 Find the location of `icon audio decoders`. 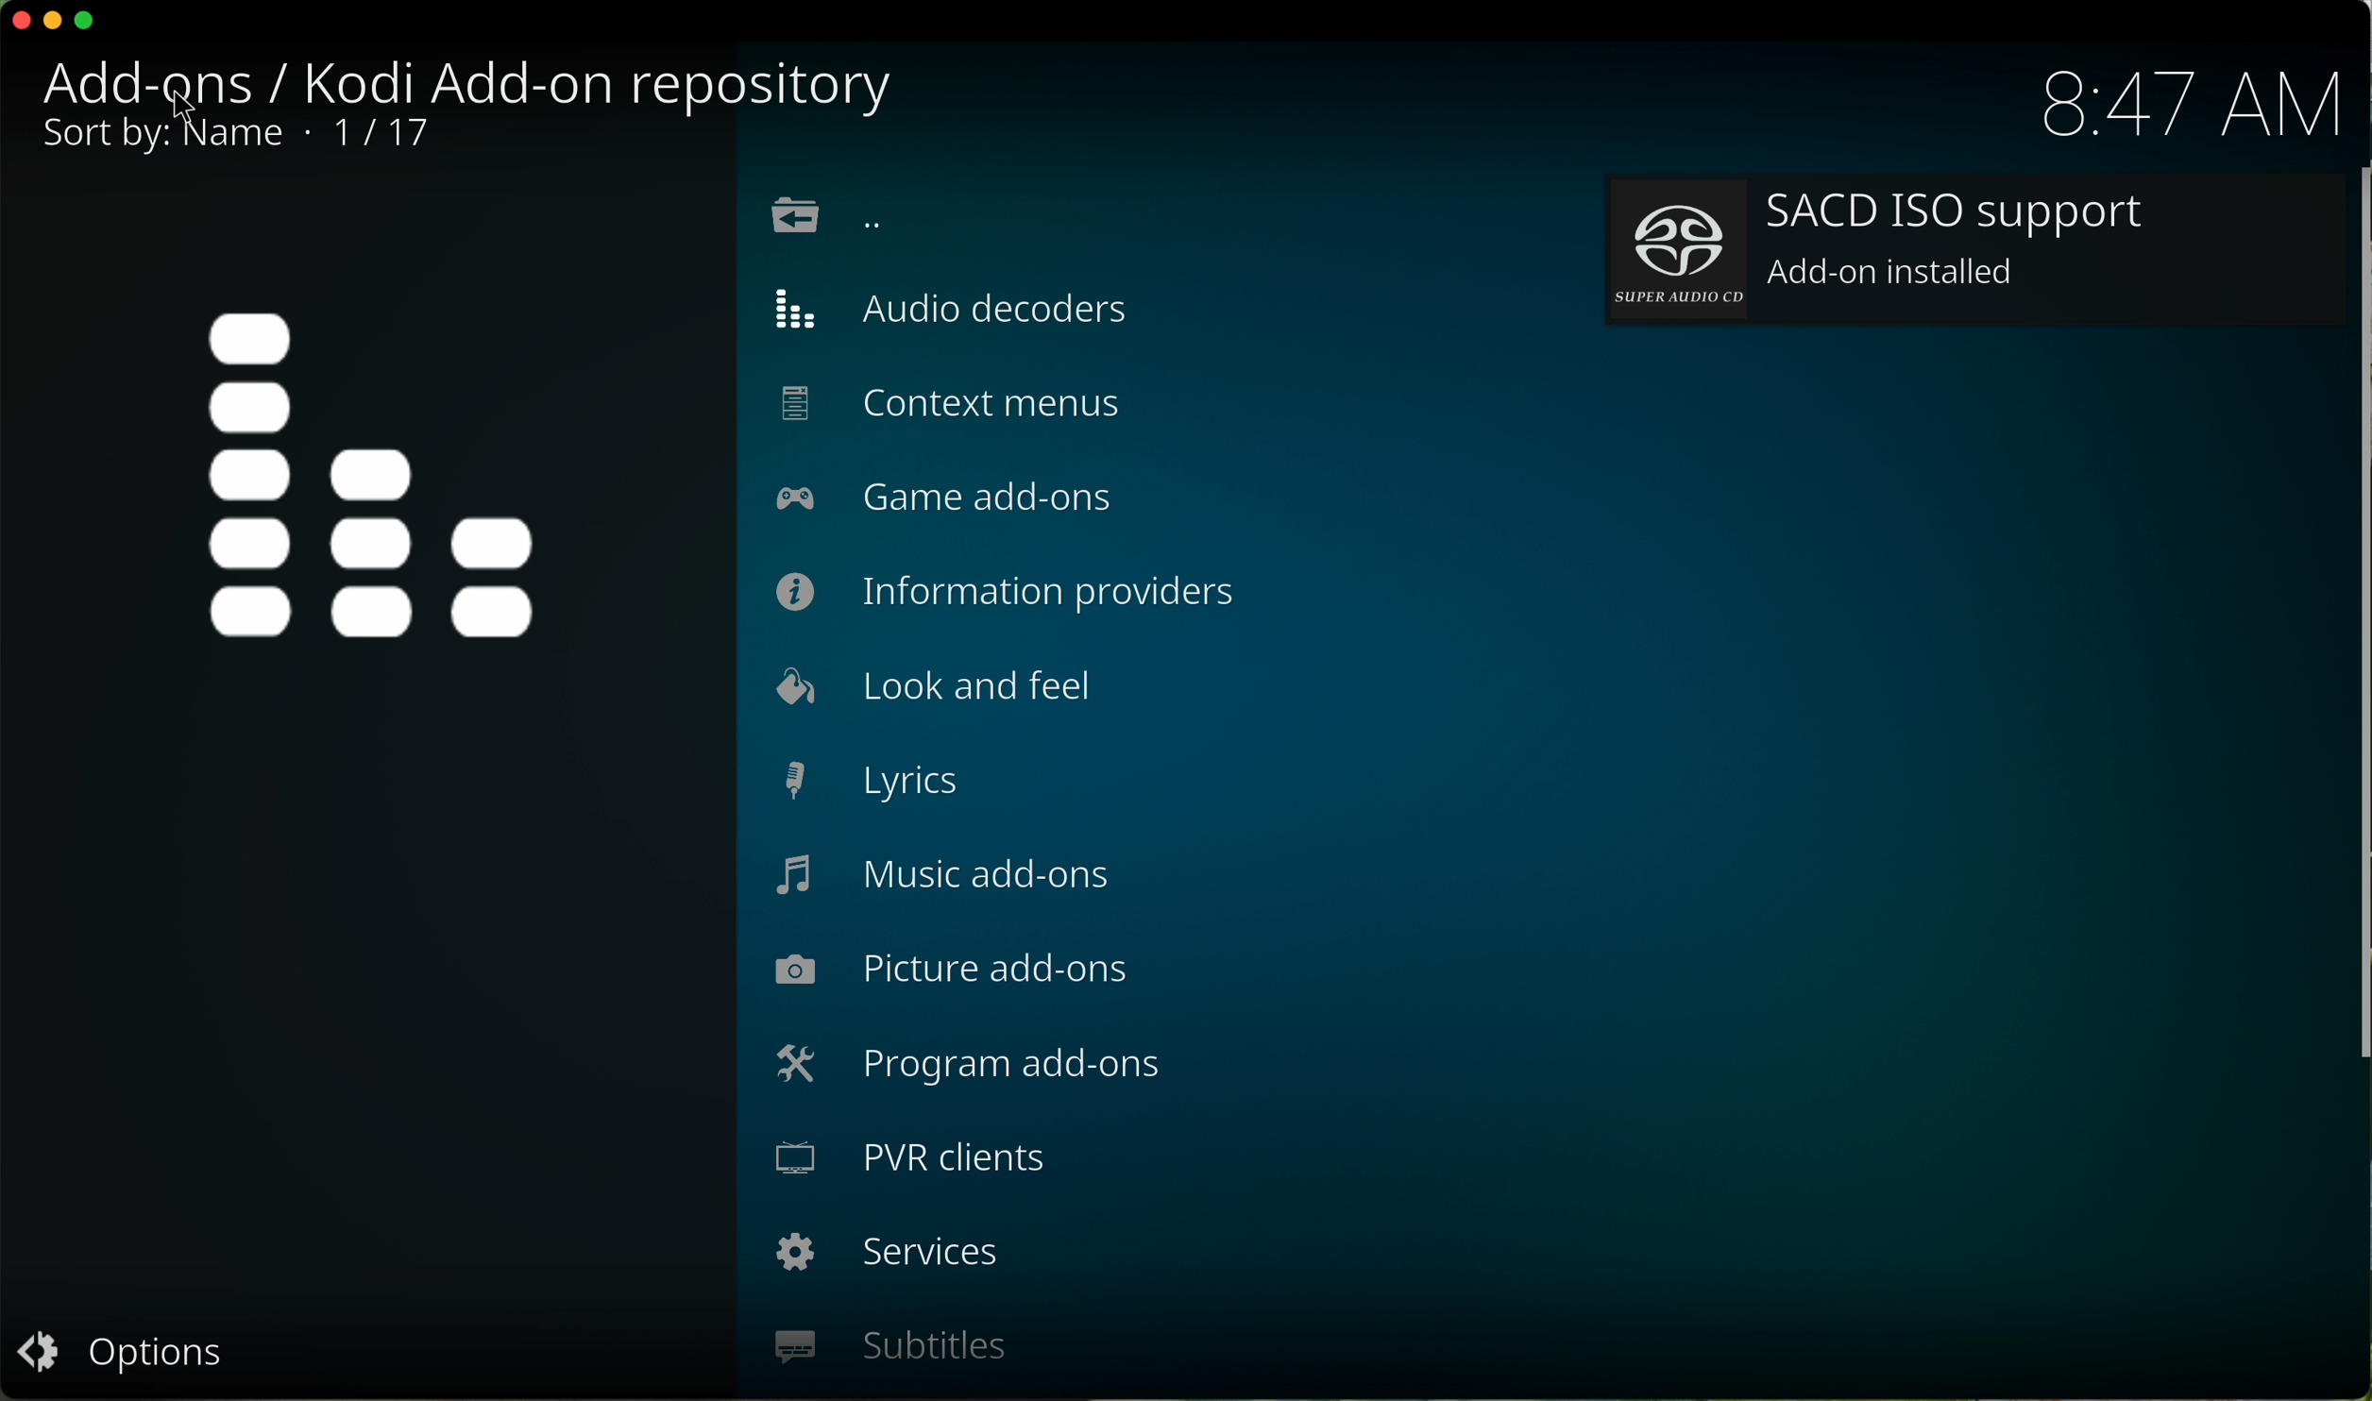

icon audio decoders is located at coordinates (377, 476).